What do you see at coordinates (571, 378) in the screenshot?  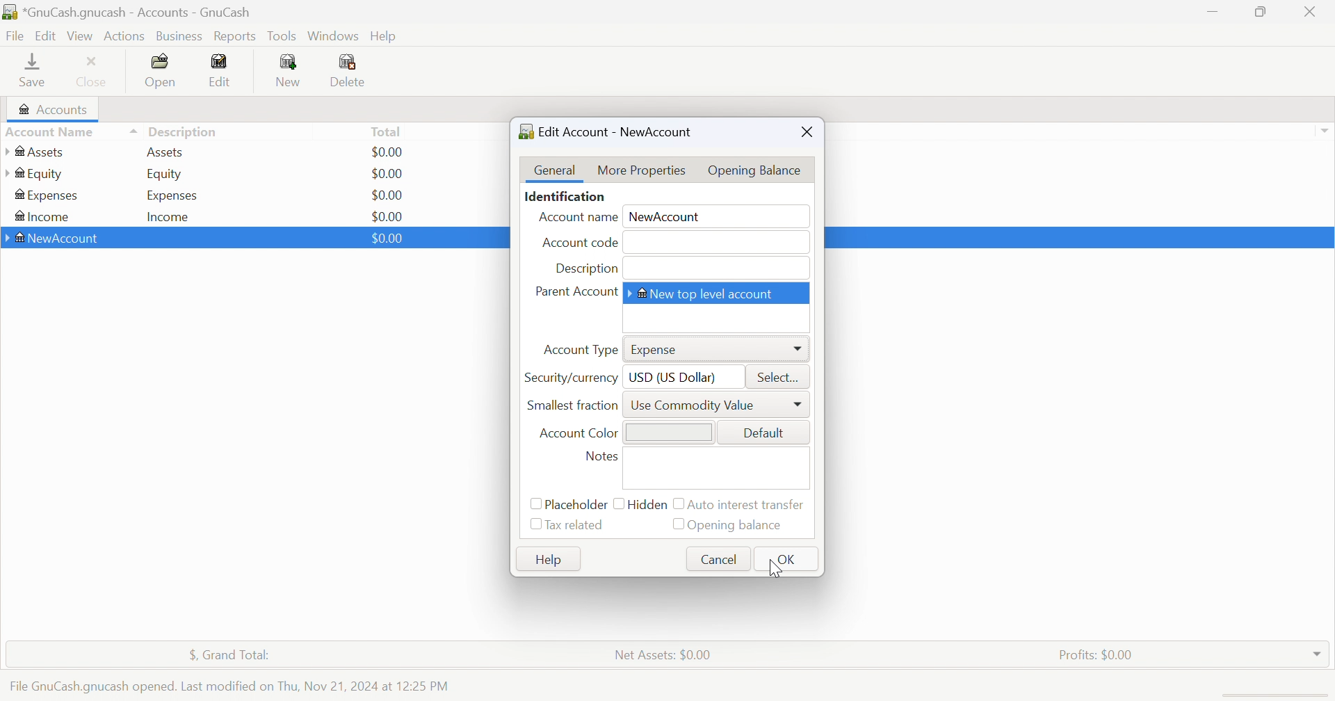 I see `Security/currency` at bounding box center [571, 378].